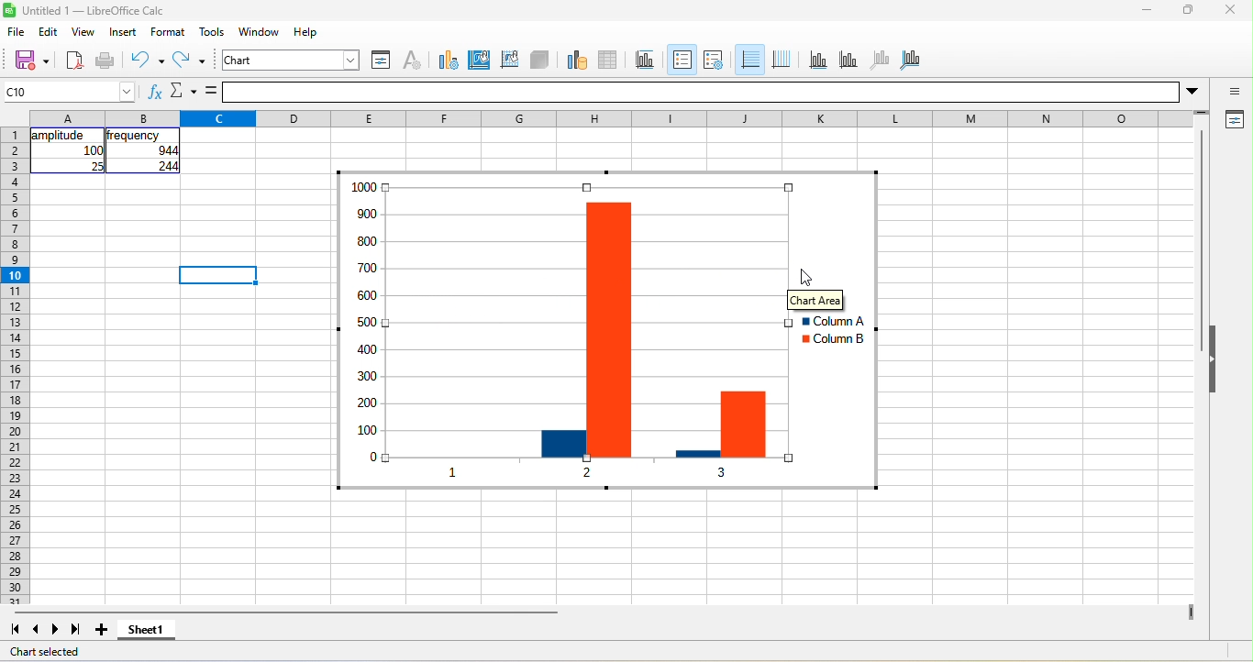 This screenshot has width=1253, height=662. What do you see at coordinates (165, 167) in the screenshot?
I see `244` at bounding box center [165, 167].